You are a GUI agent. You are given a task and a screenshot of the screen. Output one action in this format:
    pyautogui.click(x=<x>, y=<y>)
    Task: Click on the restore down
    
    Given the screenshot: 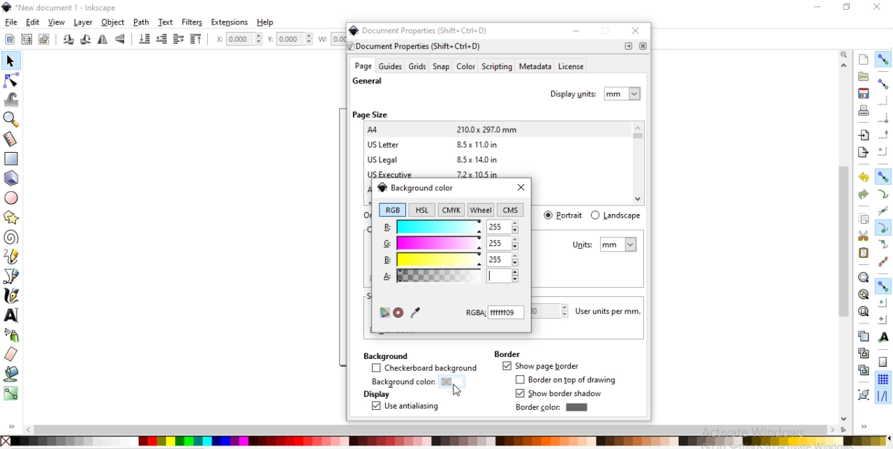 What is the action you would take?
    pyautogui.click(x=844, y=6)
    